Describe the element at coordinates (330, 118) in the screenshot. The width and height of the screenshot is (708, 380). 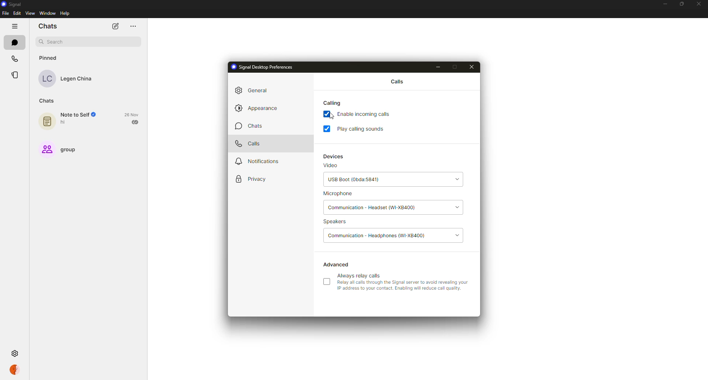
I see `cursor` at that location.